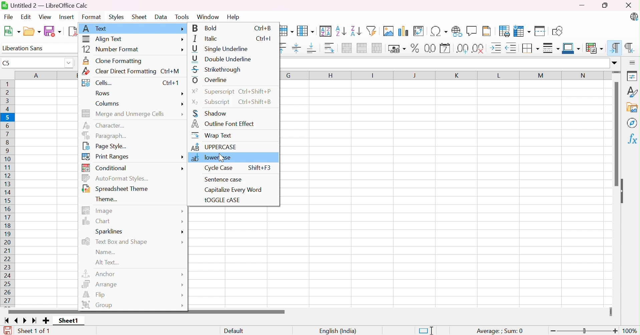 The height and width of the screenshot is (335, 640). Describe the element at coordinates (624, 190) in the screenshot. I see `Hide` at that location.